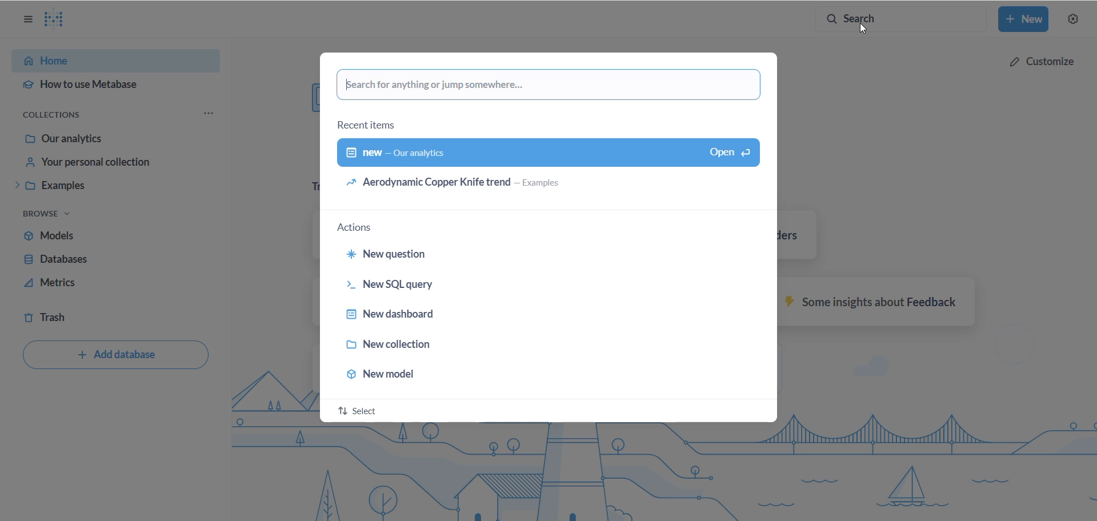 This screenshot has width=1097, height=521. Describe the element at coordinates (58, 314) in the screenshot. I see `trash` at that location.